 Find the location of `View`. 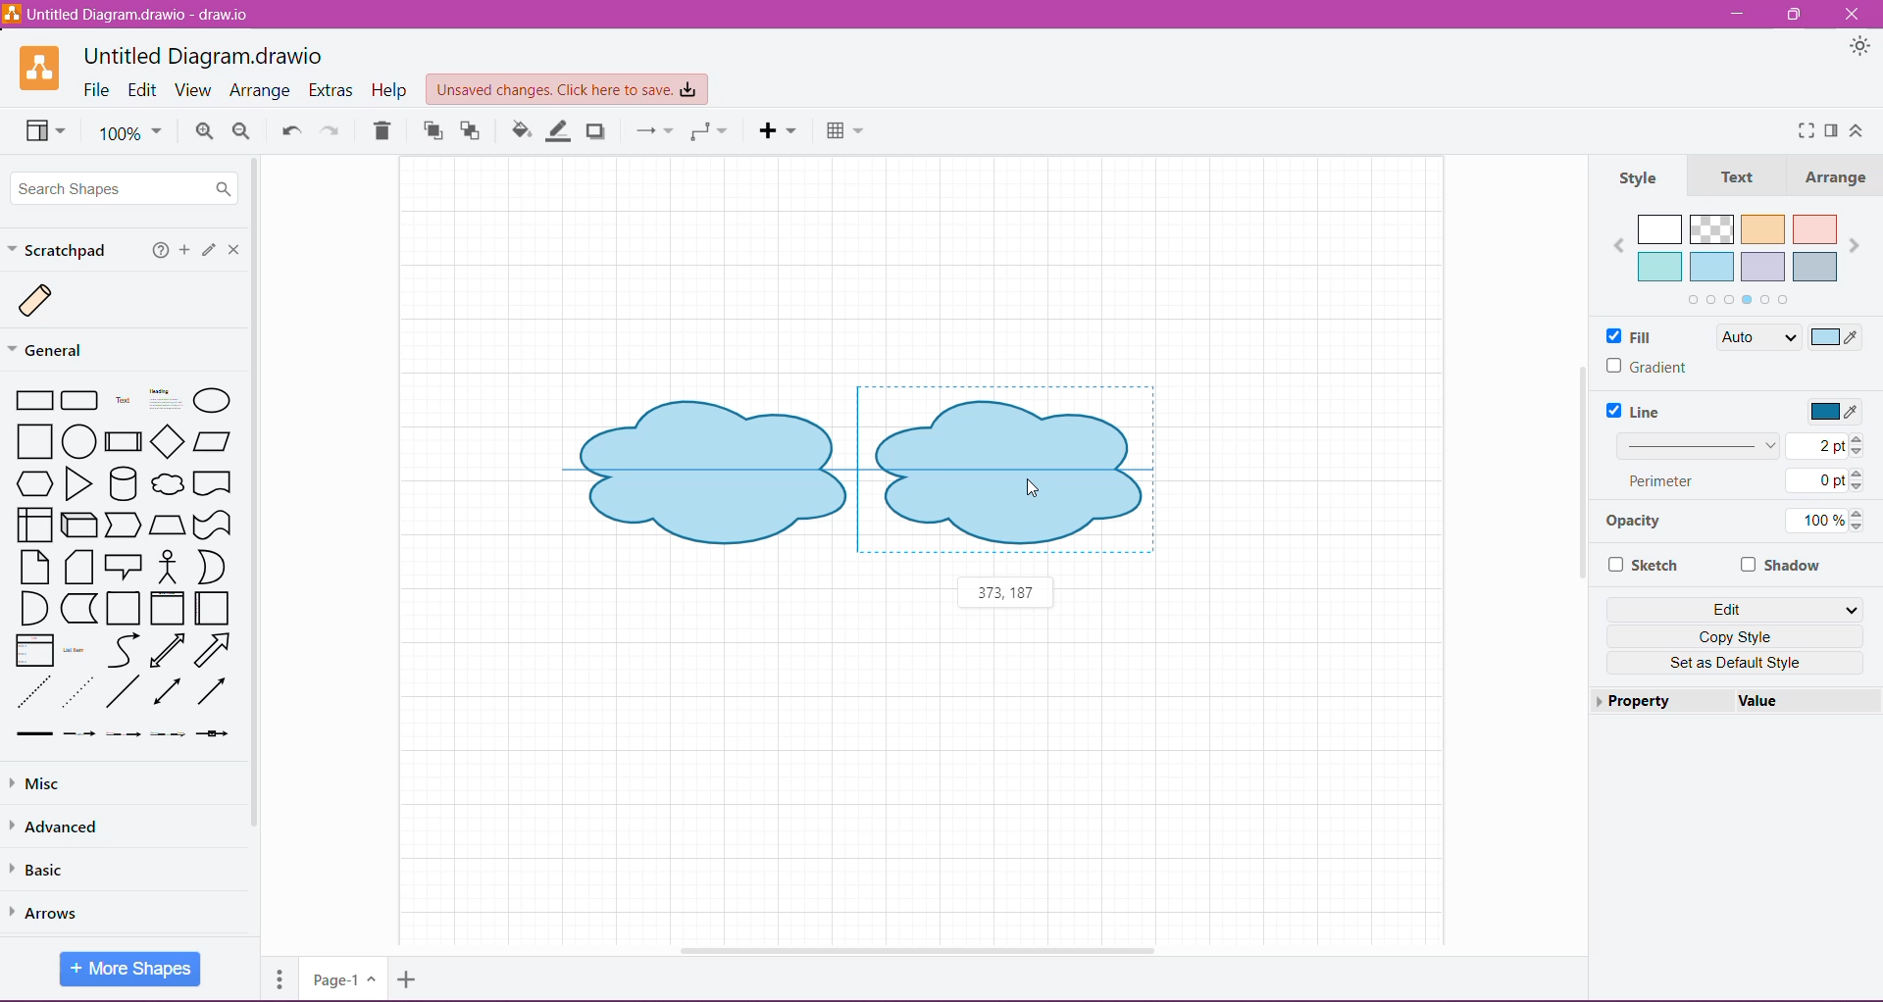

View is located at coordinates (48, 132).